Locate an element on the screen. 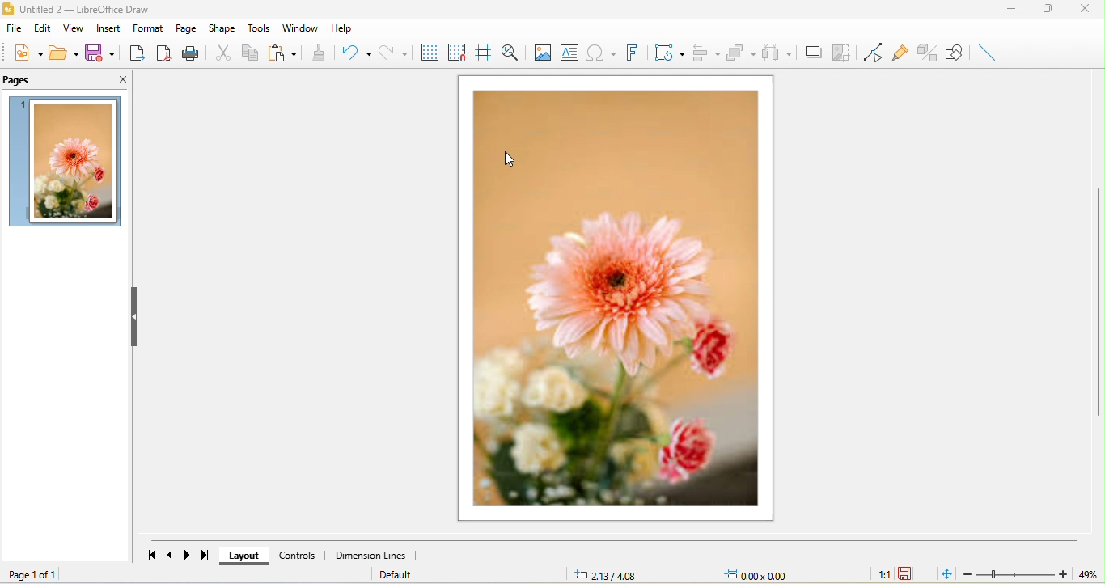 The width and height of the screenshot is (1105, 584). hide is located at coordinates (137, 319).